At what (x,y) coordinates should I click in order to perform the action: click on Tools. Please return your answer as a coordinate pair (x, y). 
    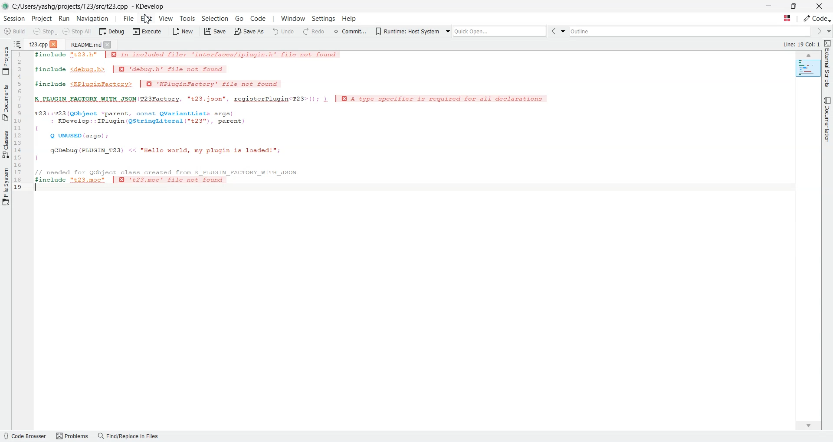
    Looking at the image, I should click on (187, 19).